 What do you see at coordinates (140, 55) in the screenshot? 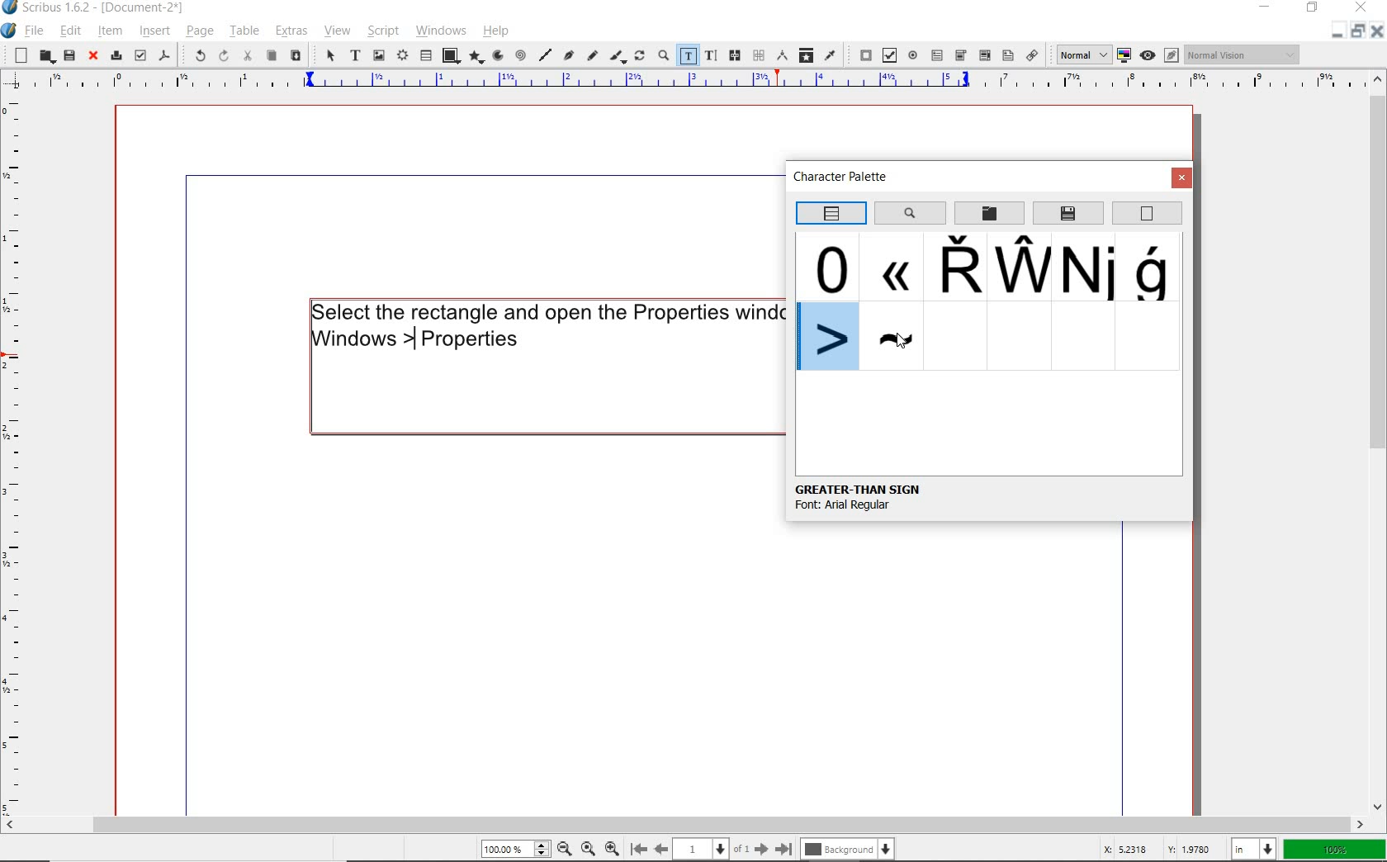
I see `preflight verifier` at bounding box center [140, 55].